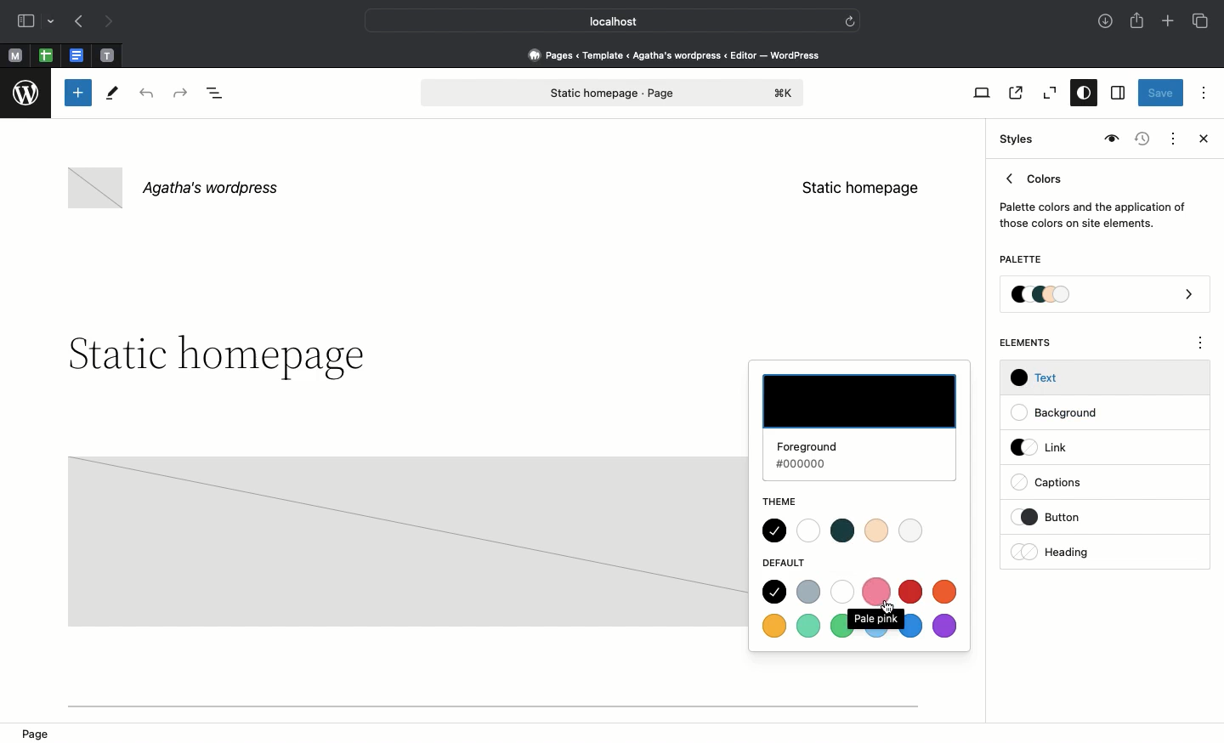 This screenshot has width=1224, height=743. I want to click on Pinned tab, so click(46, 56).